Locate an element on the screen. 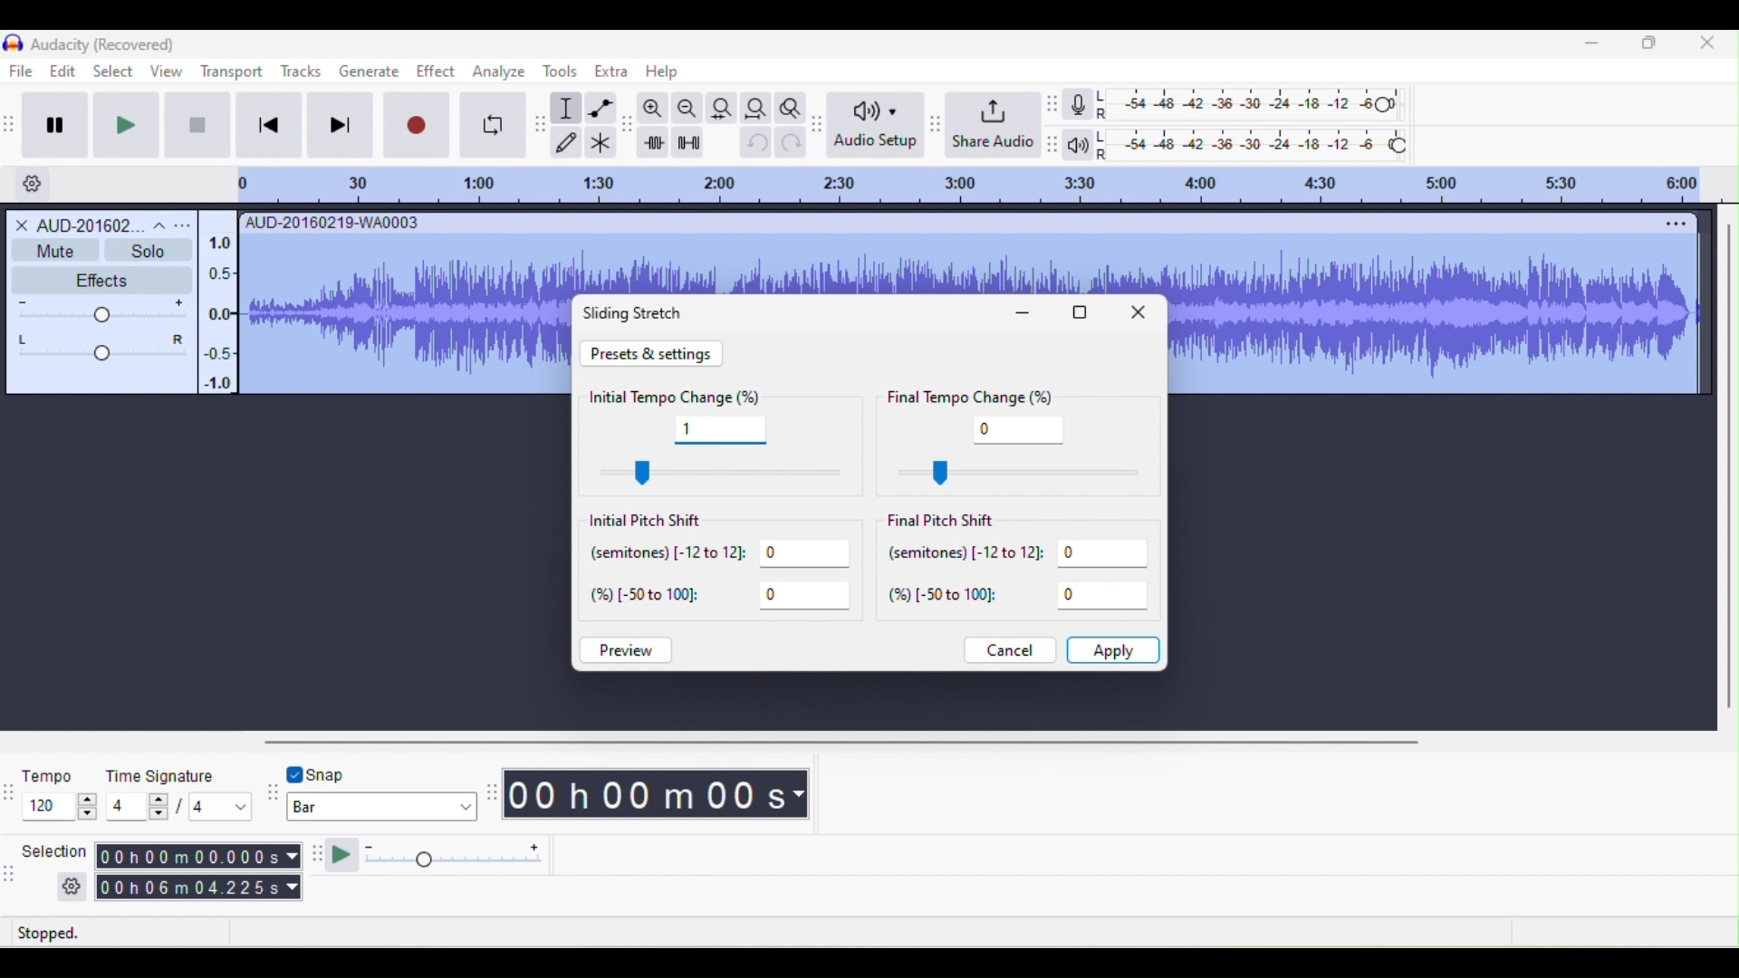 The height and width of the screenshot is (978, 1739). envelope tool is located at coordinates (601, 108).